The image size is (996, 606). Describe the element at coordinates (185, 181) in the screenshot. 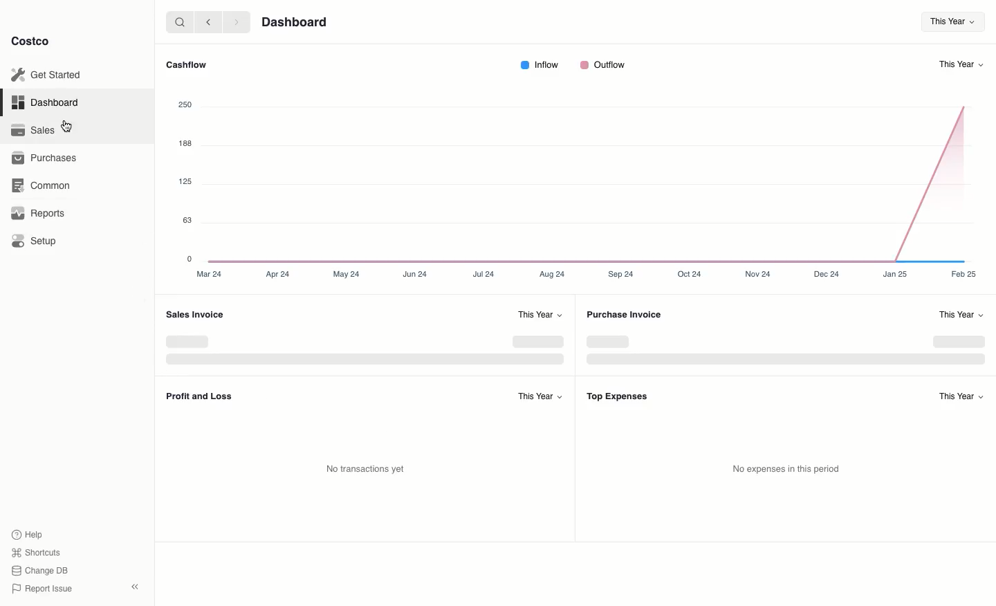

I see `125` at that location.